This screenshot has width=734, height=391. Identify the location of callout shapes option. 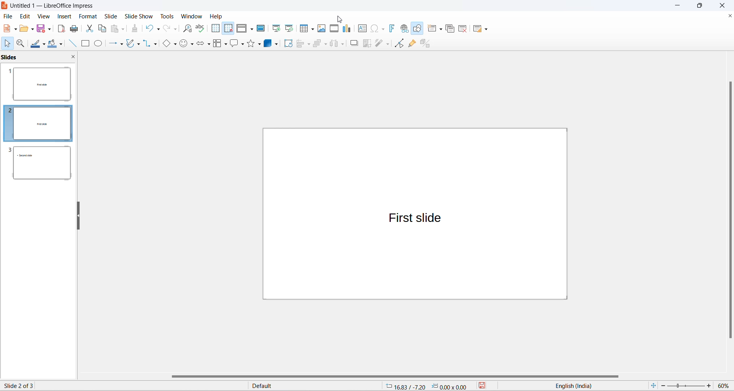
(241, 43).